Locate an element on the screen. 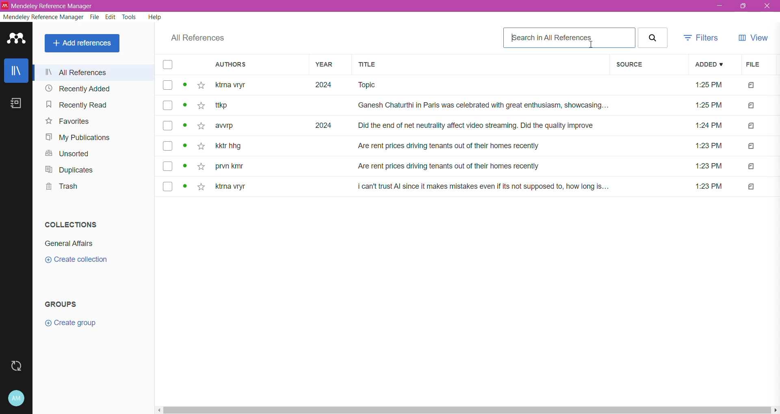 Image resolution: width=780 pixels, height=414 pixels. Click to Create Collection is located at coordinates (79, 261).